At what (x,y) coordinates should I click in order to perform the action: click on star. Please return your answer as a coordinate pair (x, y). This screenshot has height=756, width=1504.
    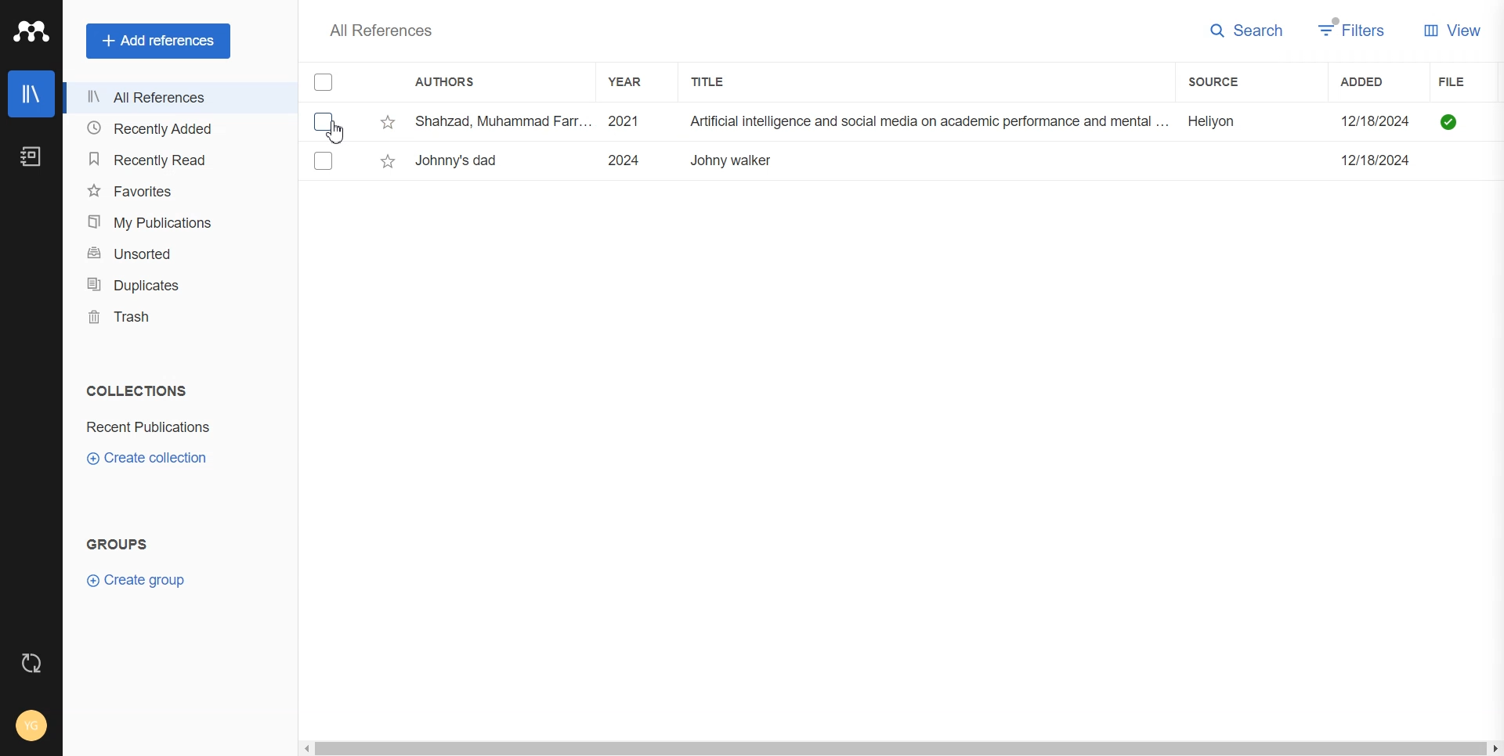
    Looking at the image, I should click on (388, 161).